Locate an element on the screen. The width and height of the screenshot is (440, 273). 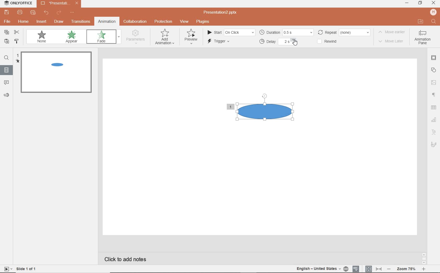
paragraph settings is located at coordinates (433, 95).